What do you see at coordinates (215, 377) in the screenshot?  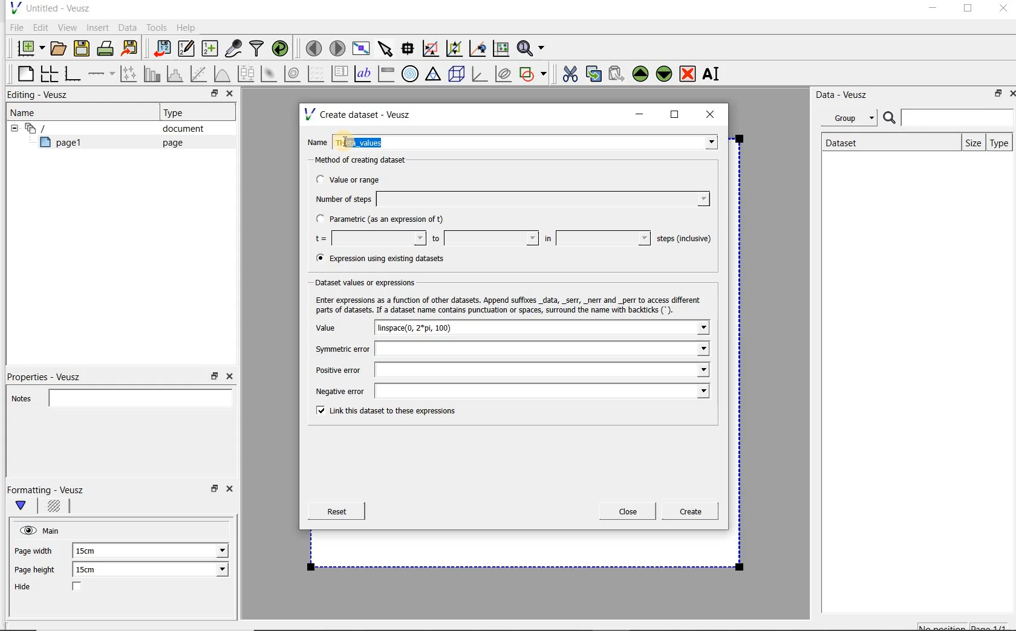 I see `restore down` at bounding box center [215, 377].